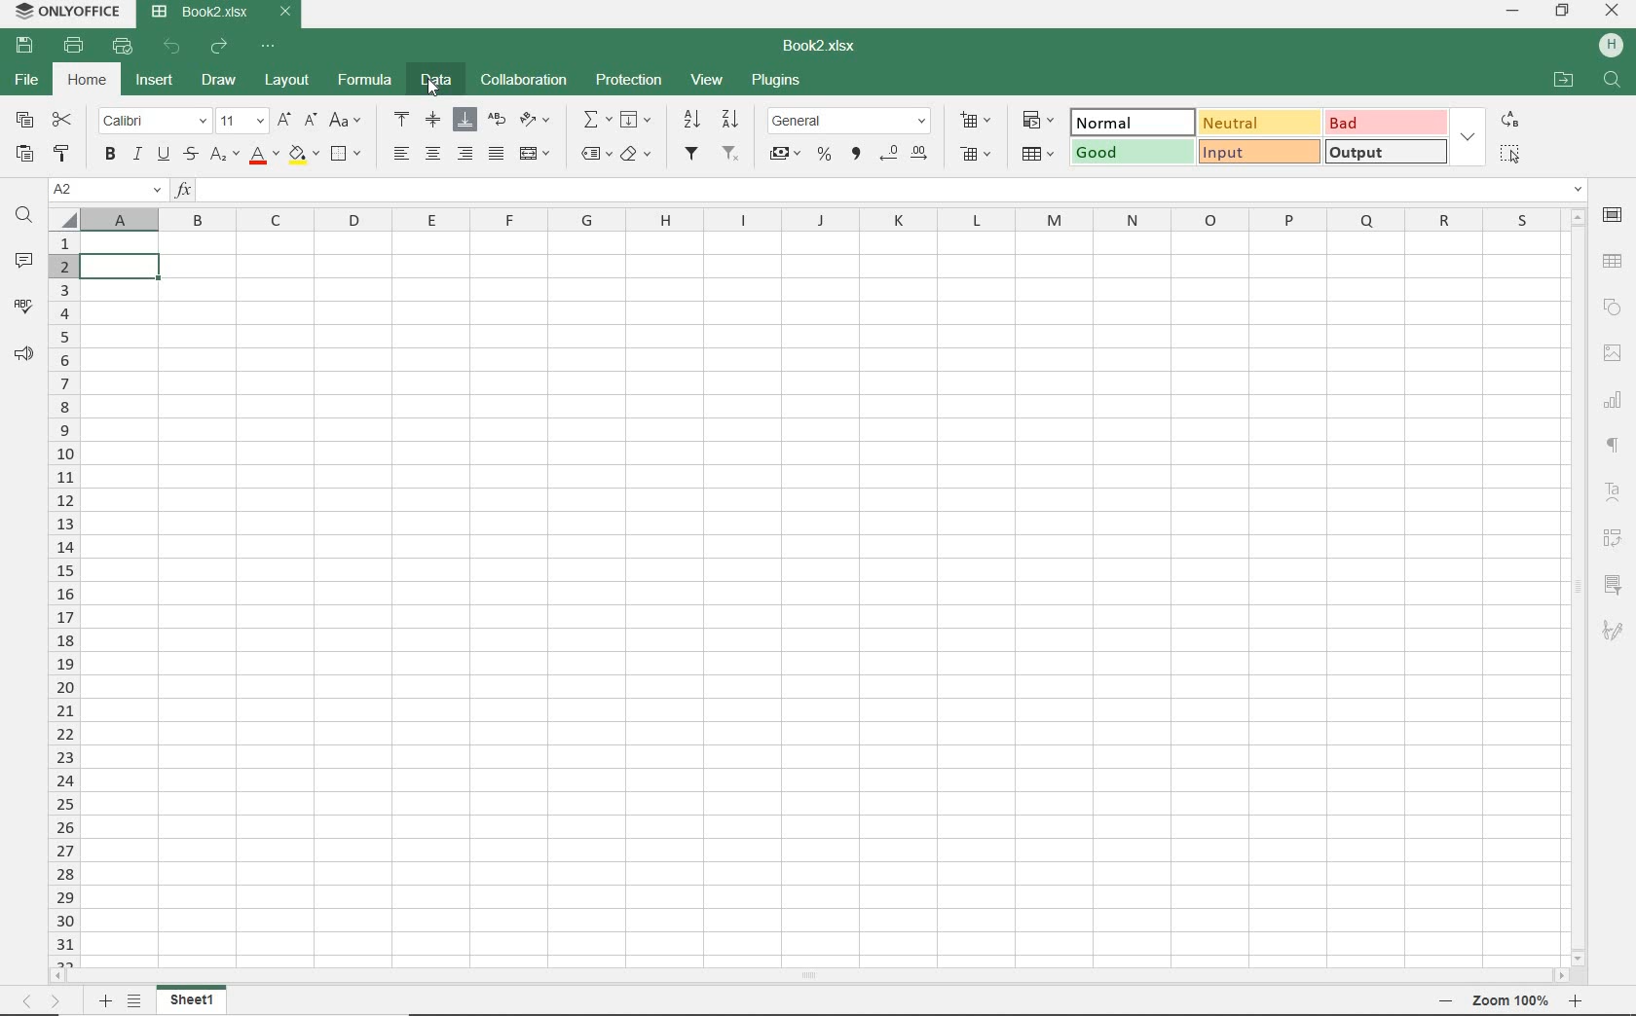 The image size is (1636, 1016). What do you see at coordinates (594, 153) in the screenshot?
I see `NAMED RANGES` at bounding box center [594, 153].